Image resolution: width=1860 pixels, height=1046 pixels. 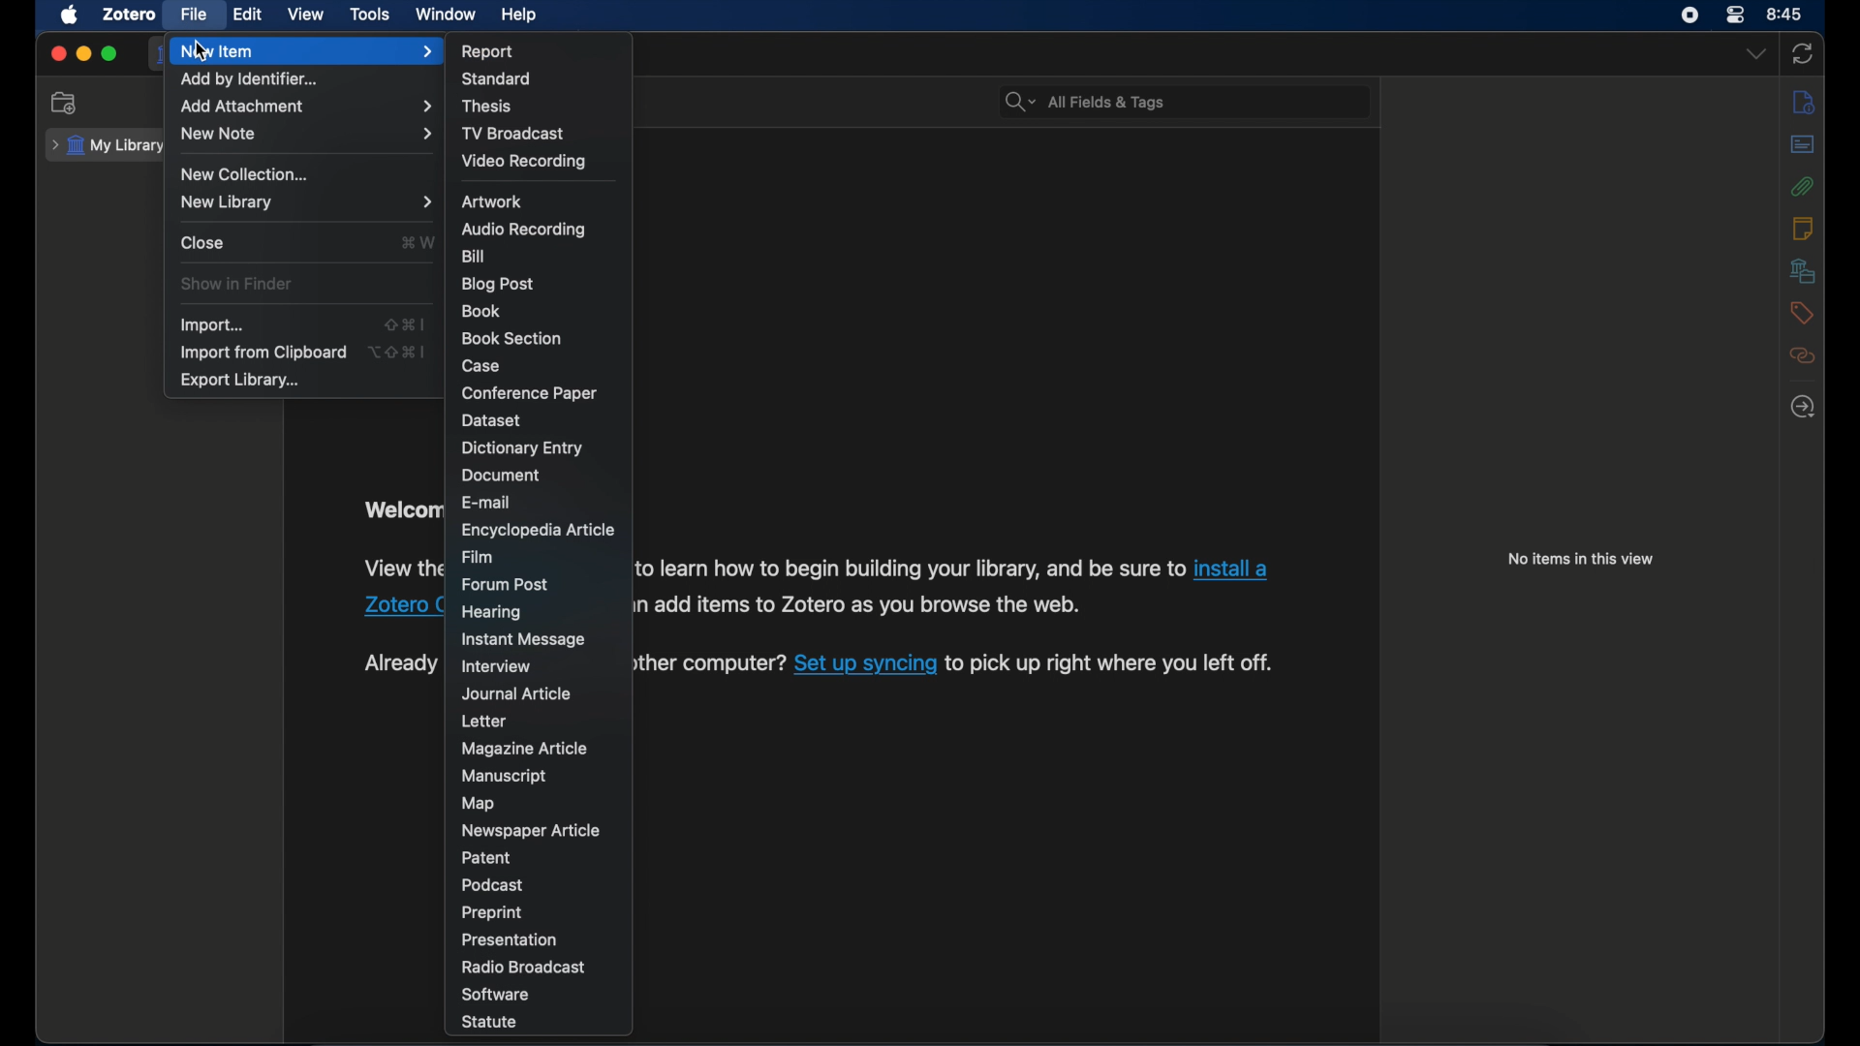 I want to click on related, so click(x=1801, y=356).